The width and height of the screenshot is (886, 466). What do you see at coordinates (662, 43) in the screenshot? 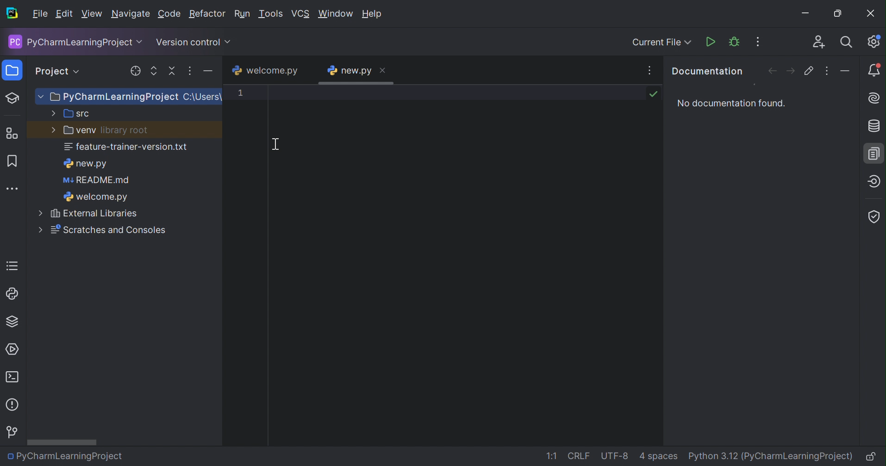
I see `Current FIle` at bounding box center [662, 43].